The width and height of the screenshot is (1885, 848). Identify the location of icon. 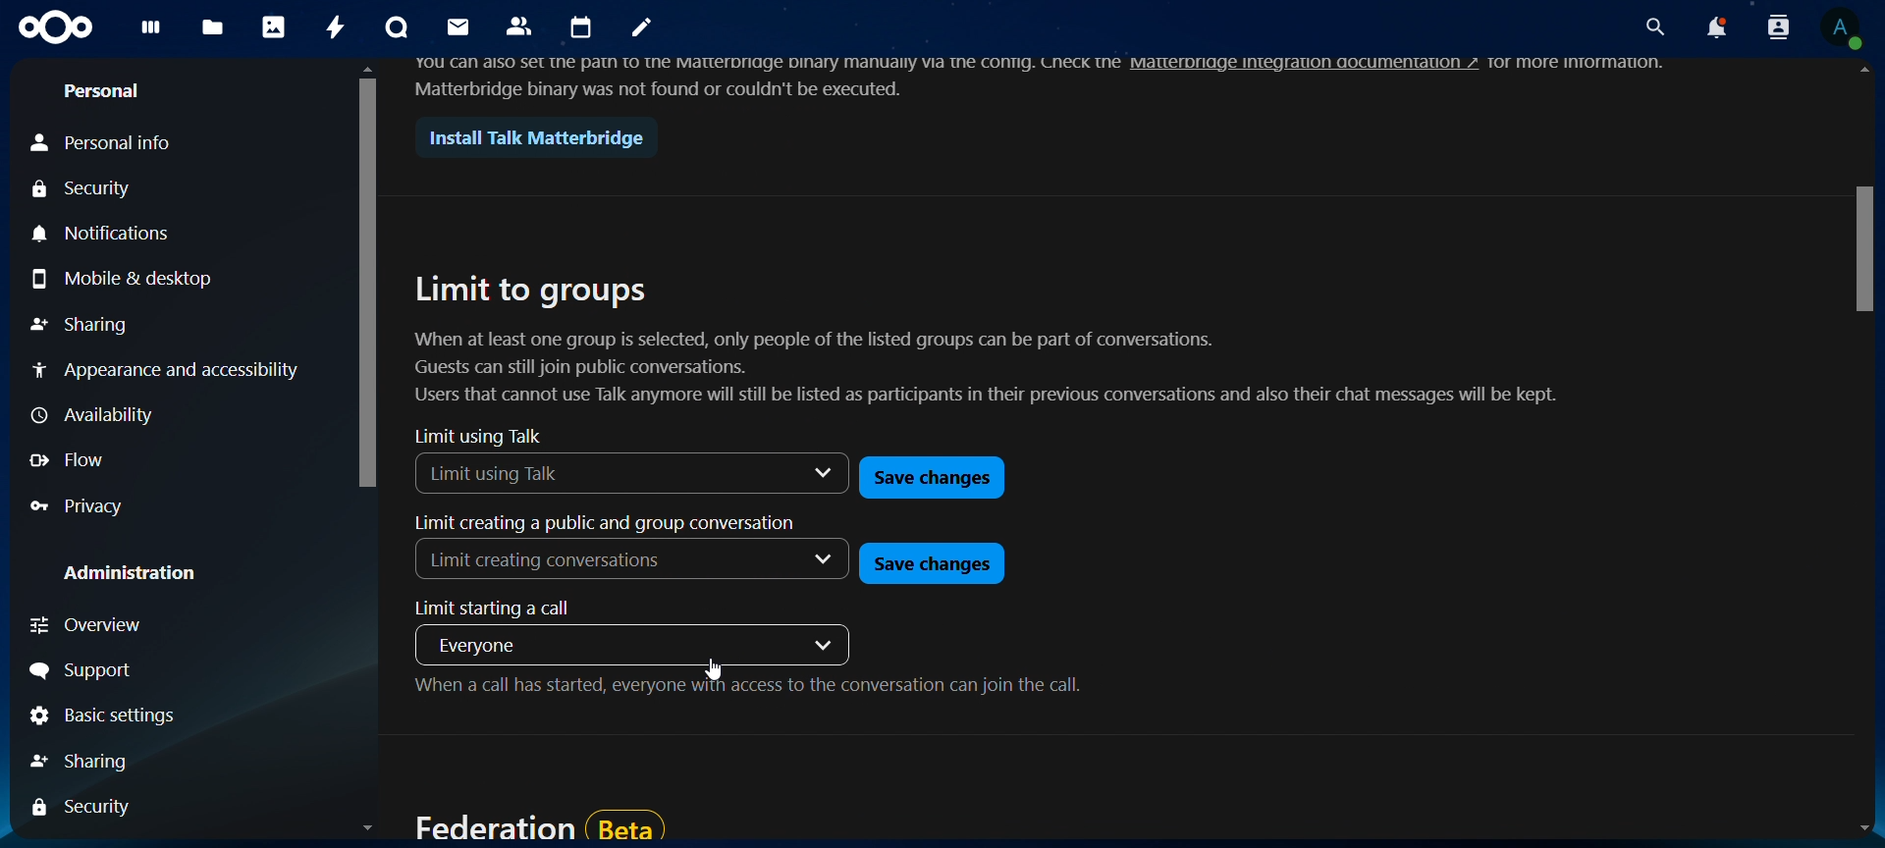
(57, 28).